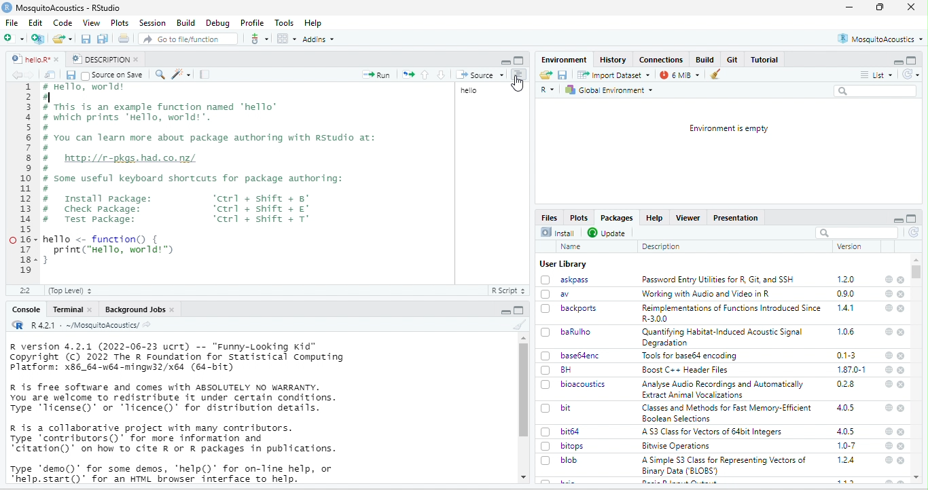 The height and width of the screenshot is (490, 928). What do you see at coordinates (319, 39) in the screenshot?
I see `Addins` at bounding box center [319, 39].